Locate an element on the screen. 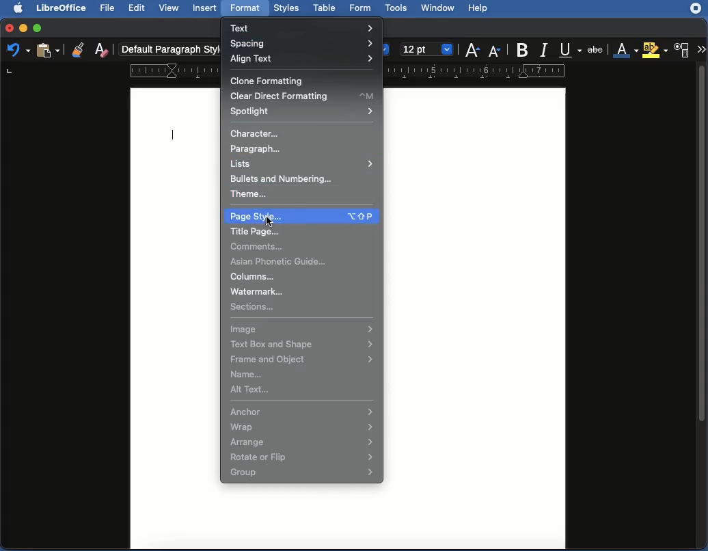 This screenshot has width=708, height=551. Bullets and numbering is located at coordinates (286, 180).